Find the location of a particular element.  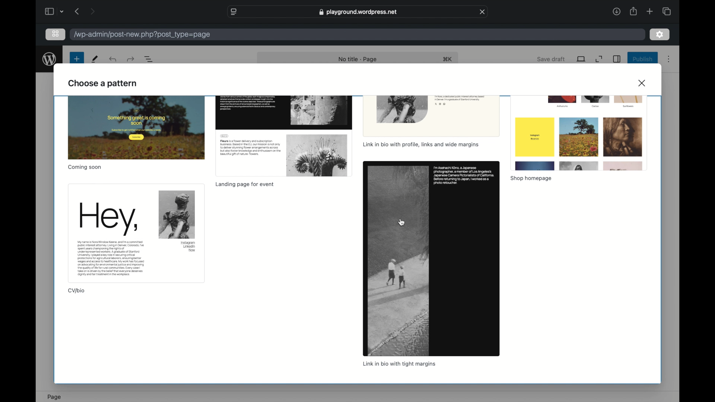

preview is located at coordinates (136, 128).